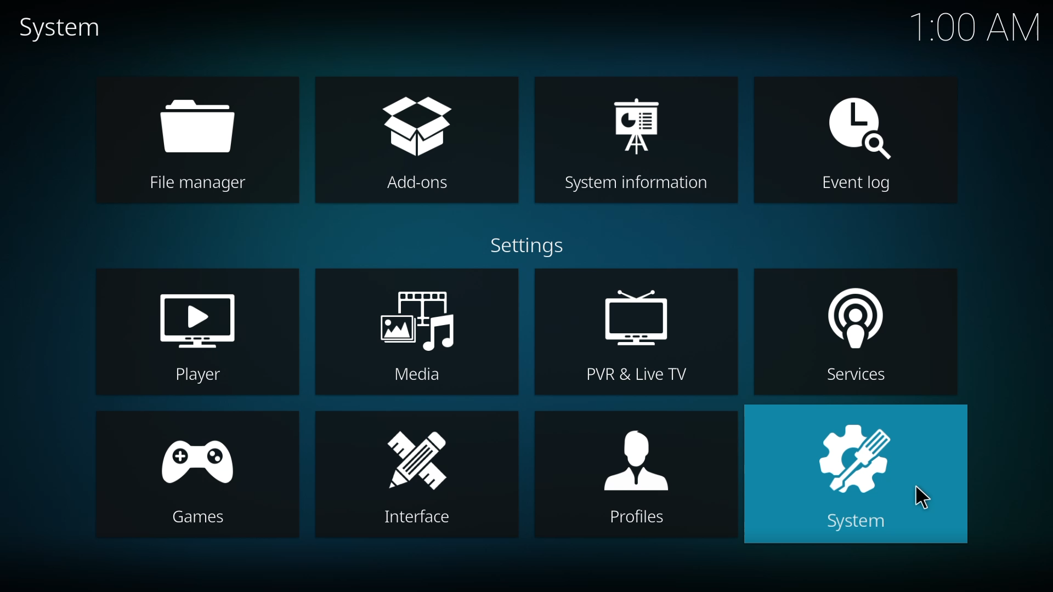 The height and width of the screenshot is (592, 1053). Describe the element at coordinates (423, 473) in the screenshot. I see `interface` at that location.